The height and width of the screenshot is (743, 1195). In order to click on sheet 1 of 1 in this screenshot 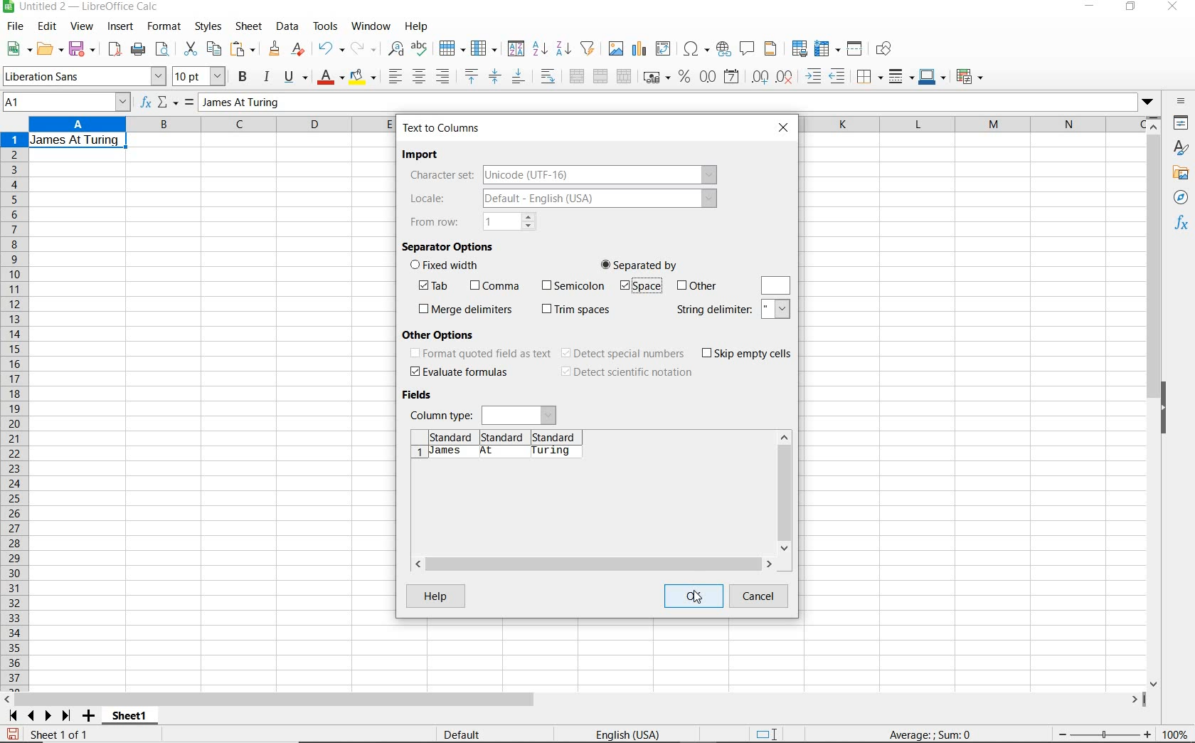, I will do `click(58, 734)`.